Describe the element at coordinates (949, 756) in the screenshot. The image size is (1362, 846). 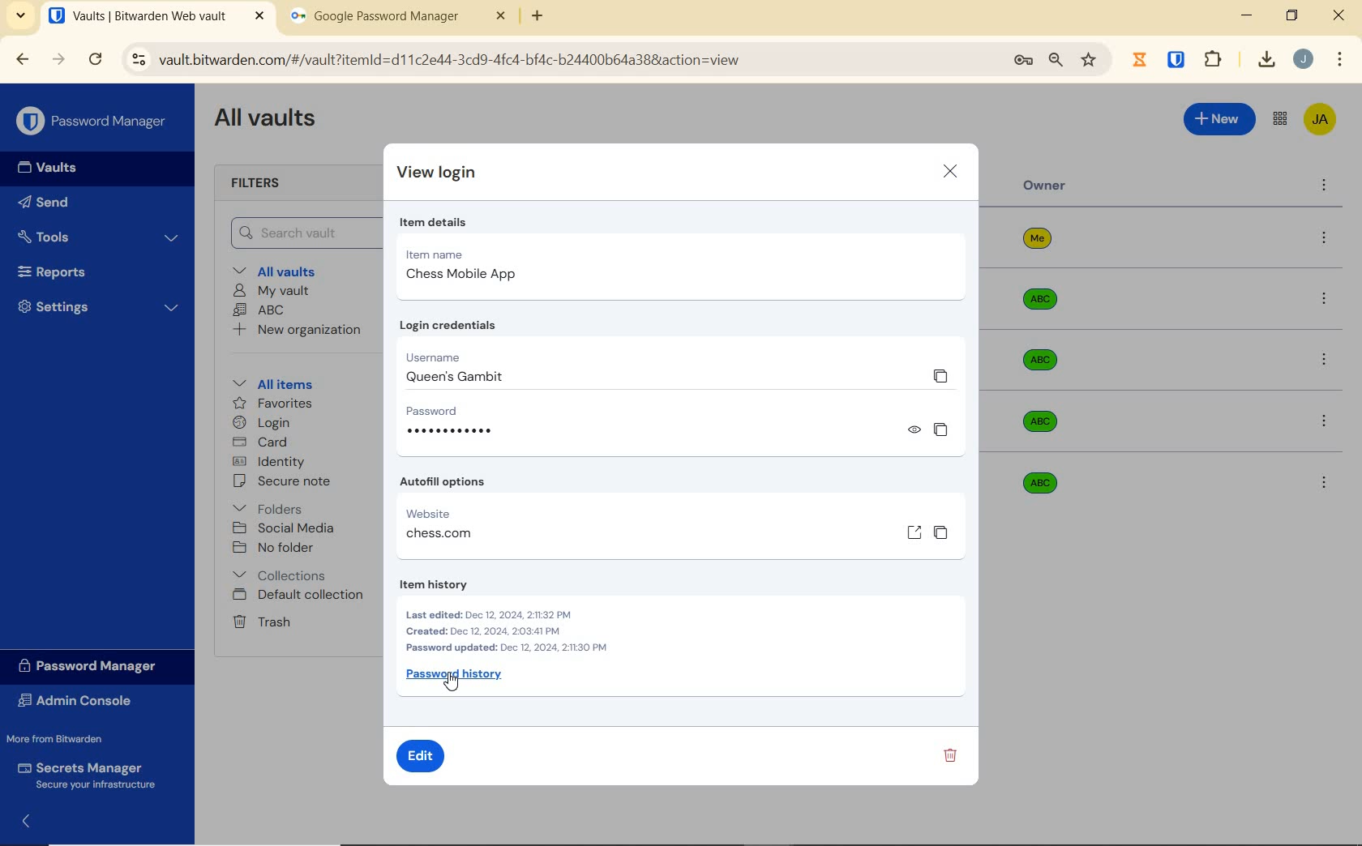
I see `delete` at that location.